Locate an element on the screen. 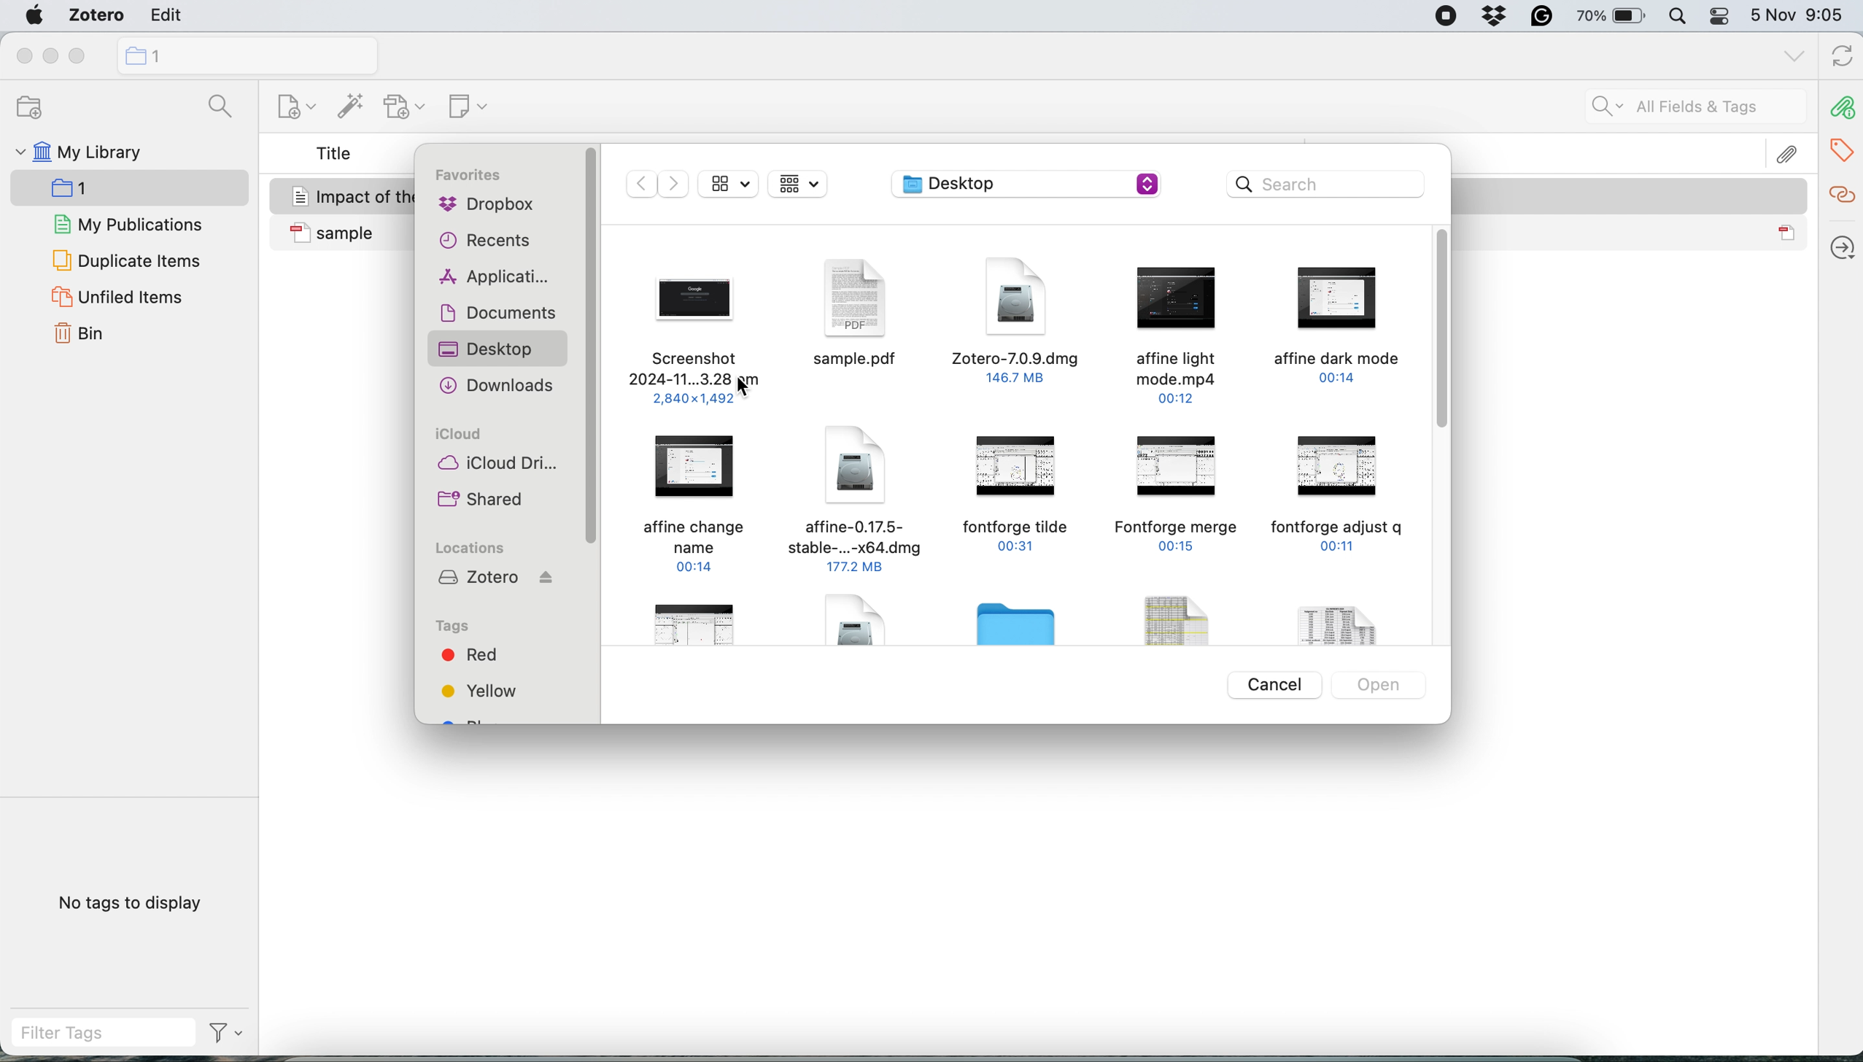 The height and width of the screenshot is (1062, 1863). fontforge merge is located at coordinates (1179, 492).